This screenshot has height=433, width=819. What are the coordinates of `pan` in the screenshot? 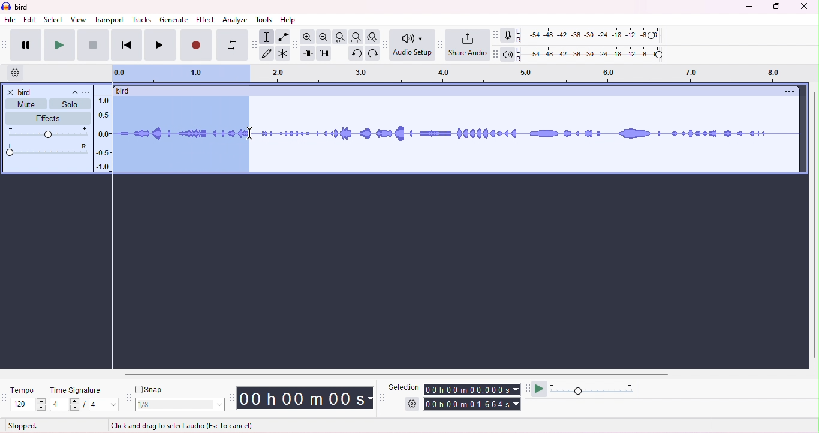 It's located at (47, 150).